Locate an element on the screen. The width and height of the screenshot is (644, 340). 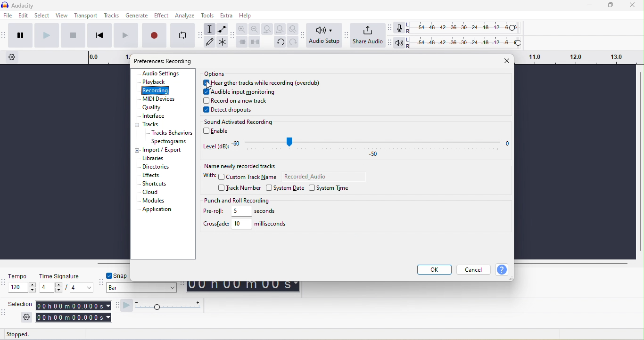
maximize is located at coordinates (608, 6).